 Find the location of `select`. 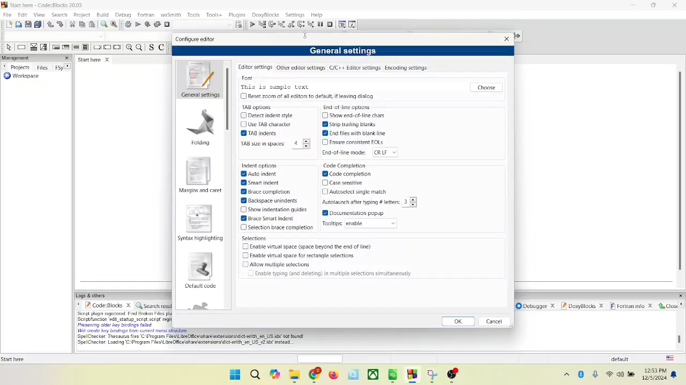

select is located at coordinates (9, 48).